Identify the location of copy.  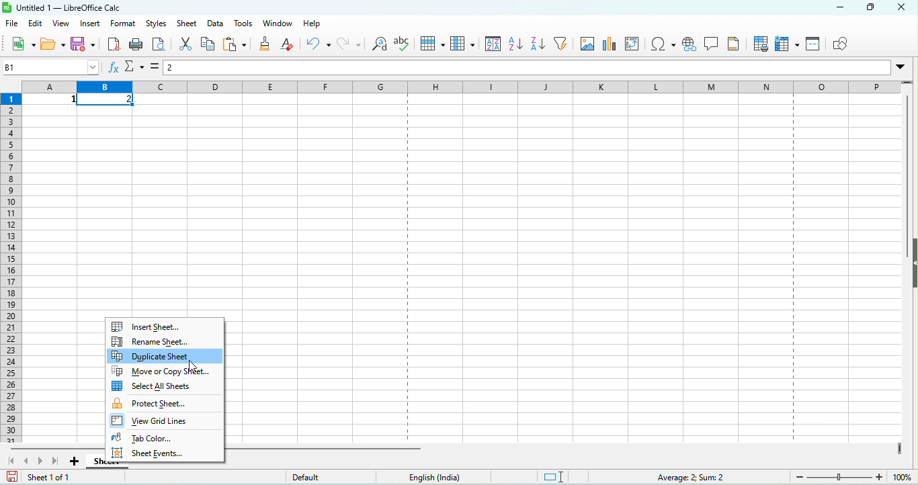
(207, 44).